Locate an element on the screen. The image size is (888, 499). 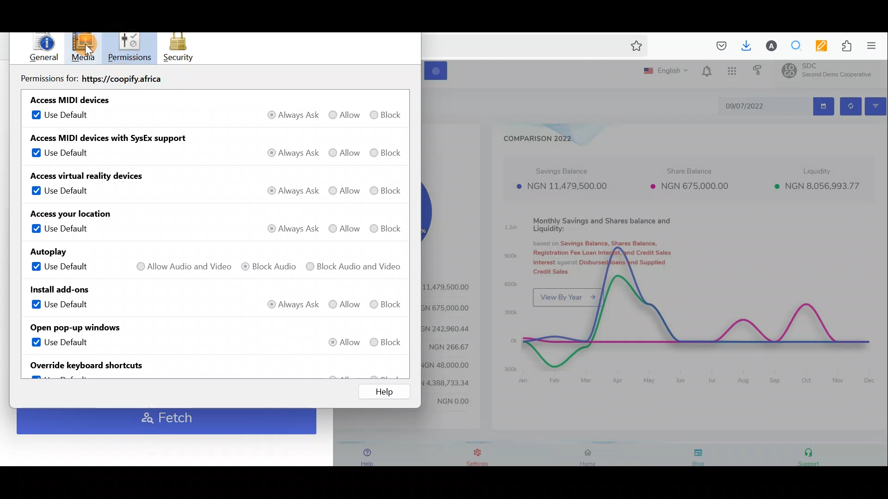
Open pop-up windows is located at coordinates (76, 327).